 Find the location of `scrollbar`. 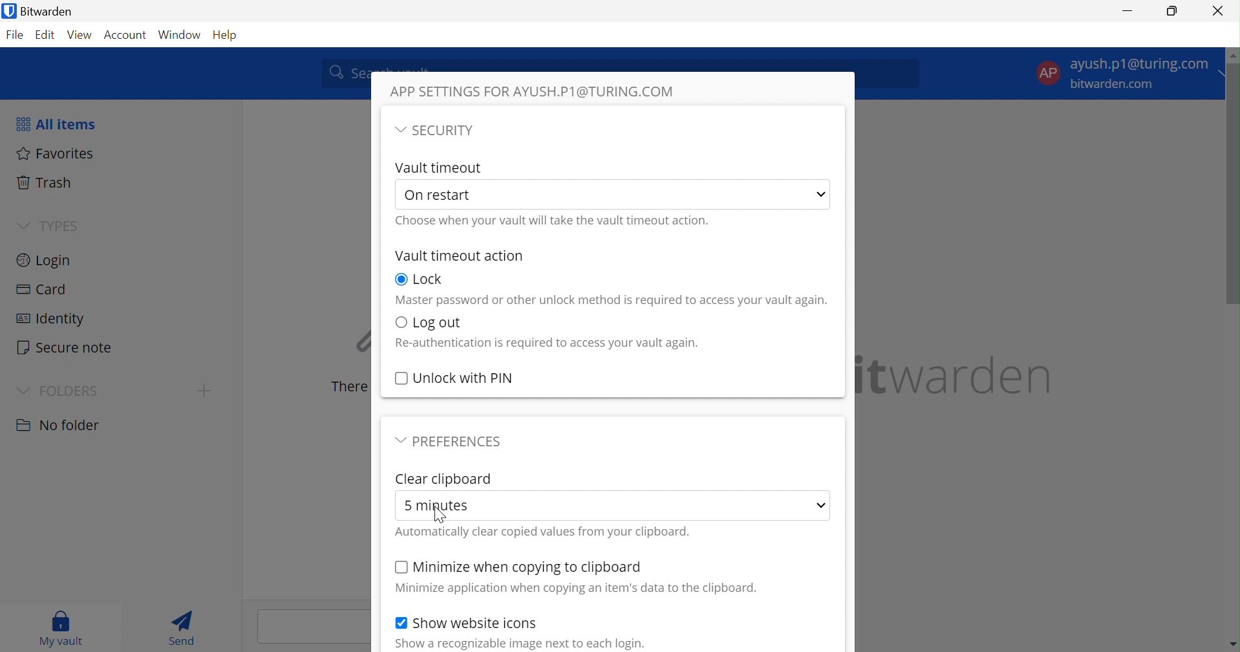

scrollbar is located at coordinates (1232, 186).